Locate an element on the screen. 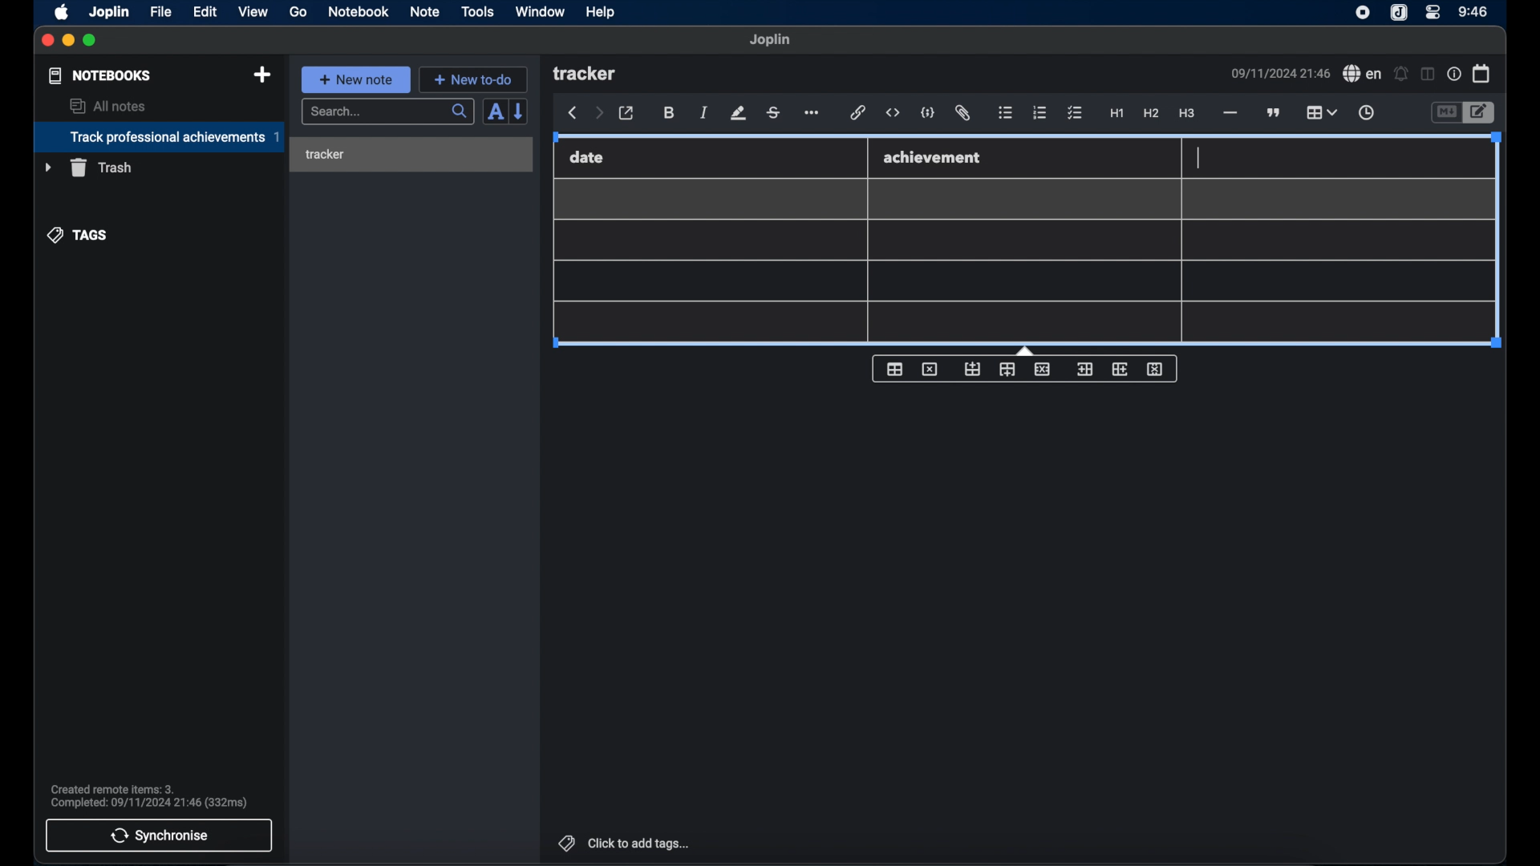  joplin is located at coordinates (1399, 14).